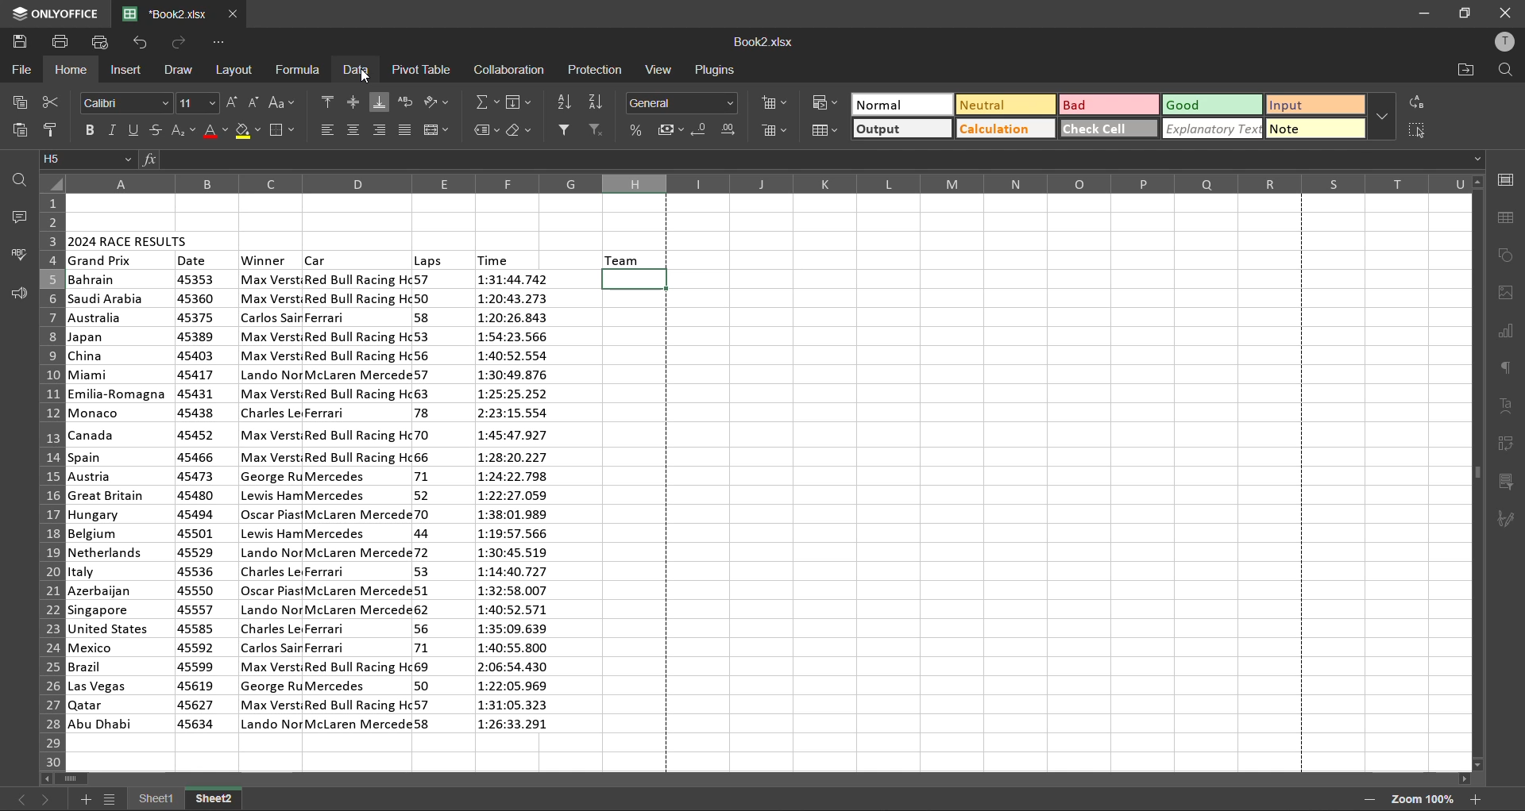 Image resolution: width=1525 pixels, height=811 pixels. Describe the element at coordinates (134, 132) in the screenshot. I see `underline` at that location.